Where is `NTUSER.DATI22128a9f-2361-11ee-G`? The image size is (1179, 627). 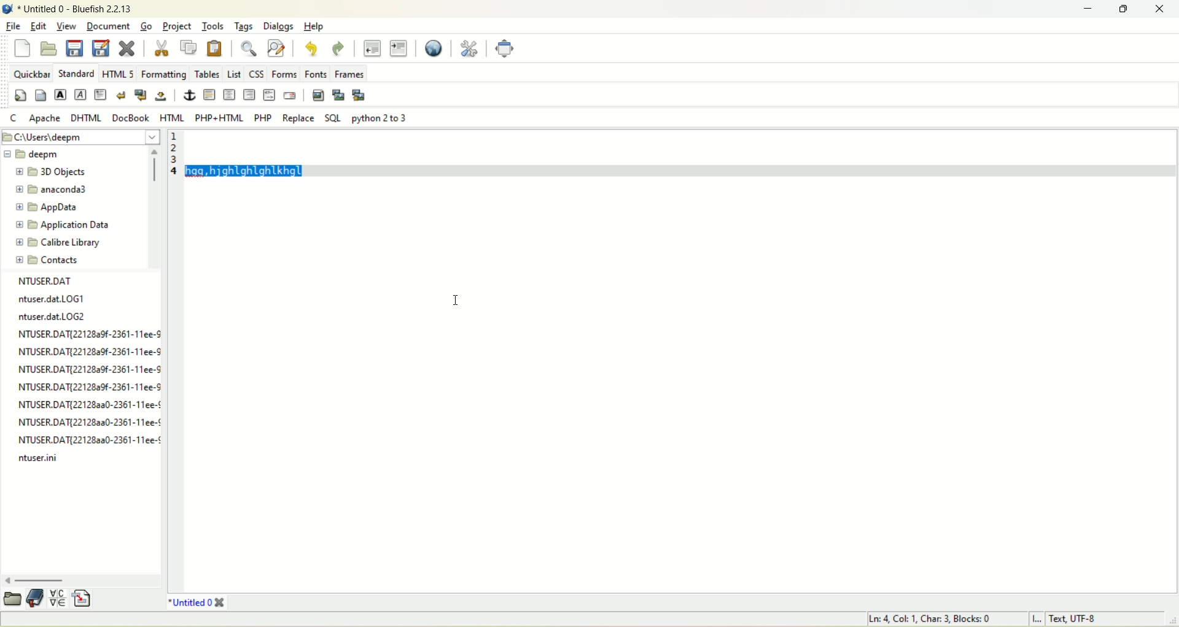
NTUSER.DATI22128a9f-2361-11ee-G is located at coordinates (90, 367).